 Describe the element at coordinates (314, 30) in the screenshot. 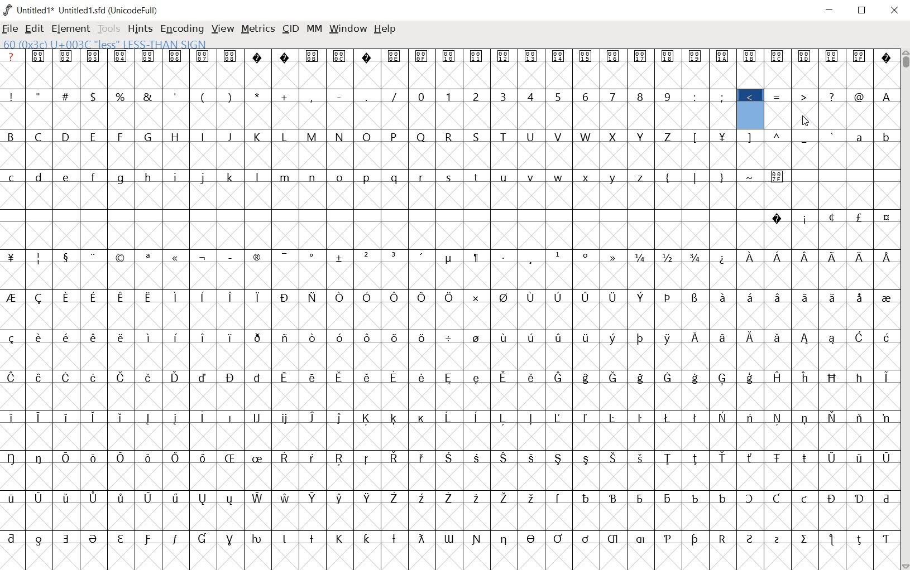

I see `mm` at that location.